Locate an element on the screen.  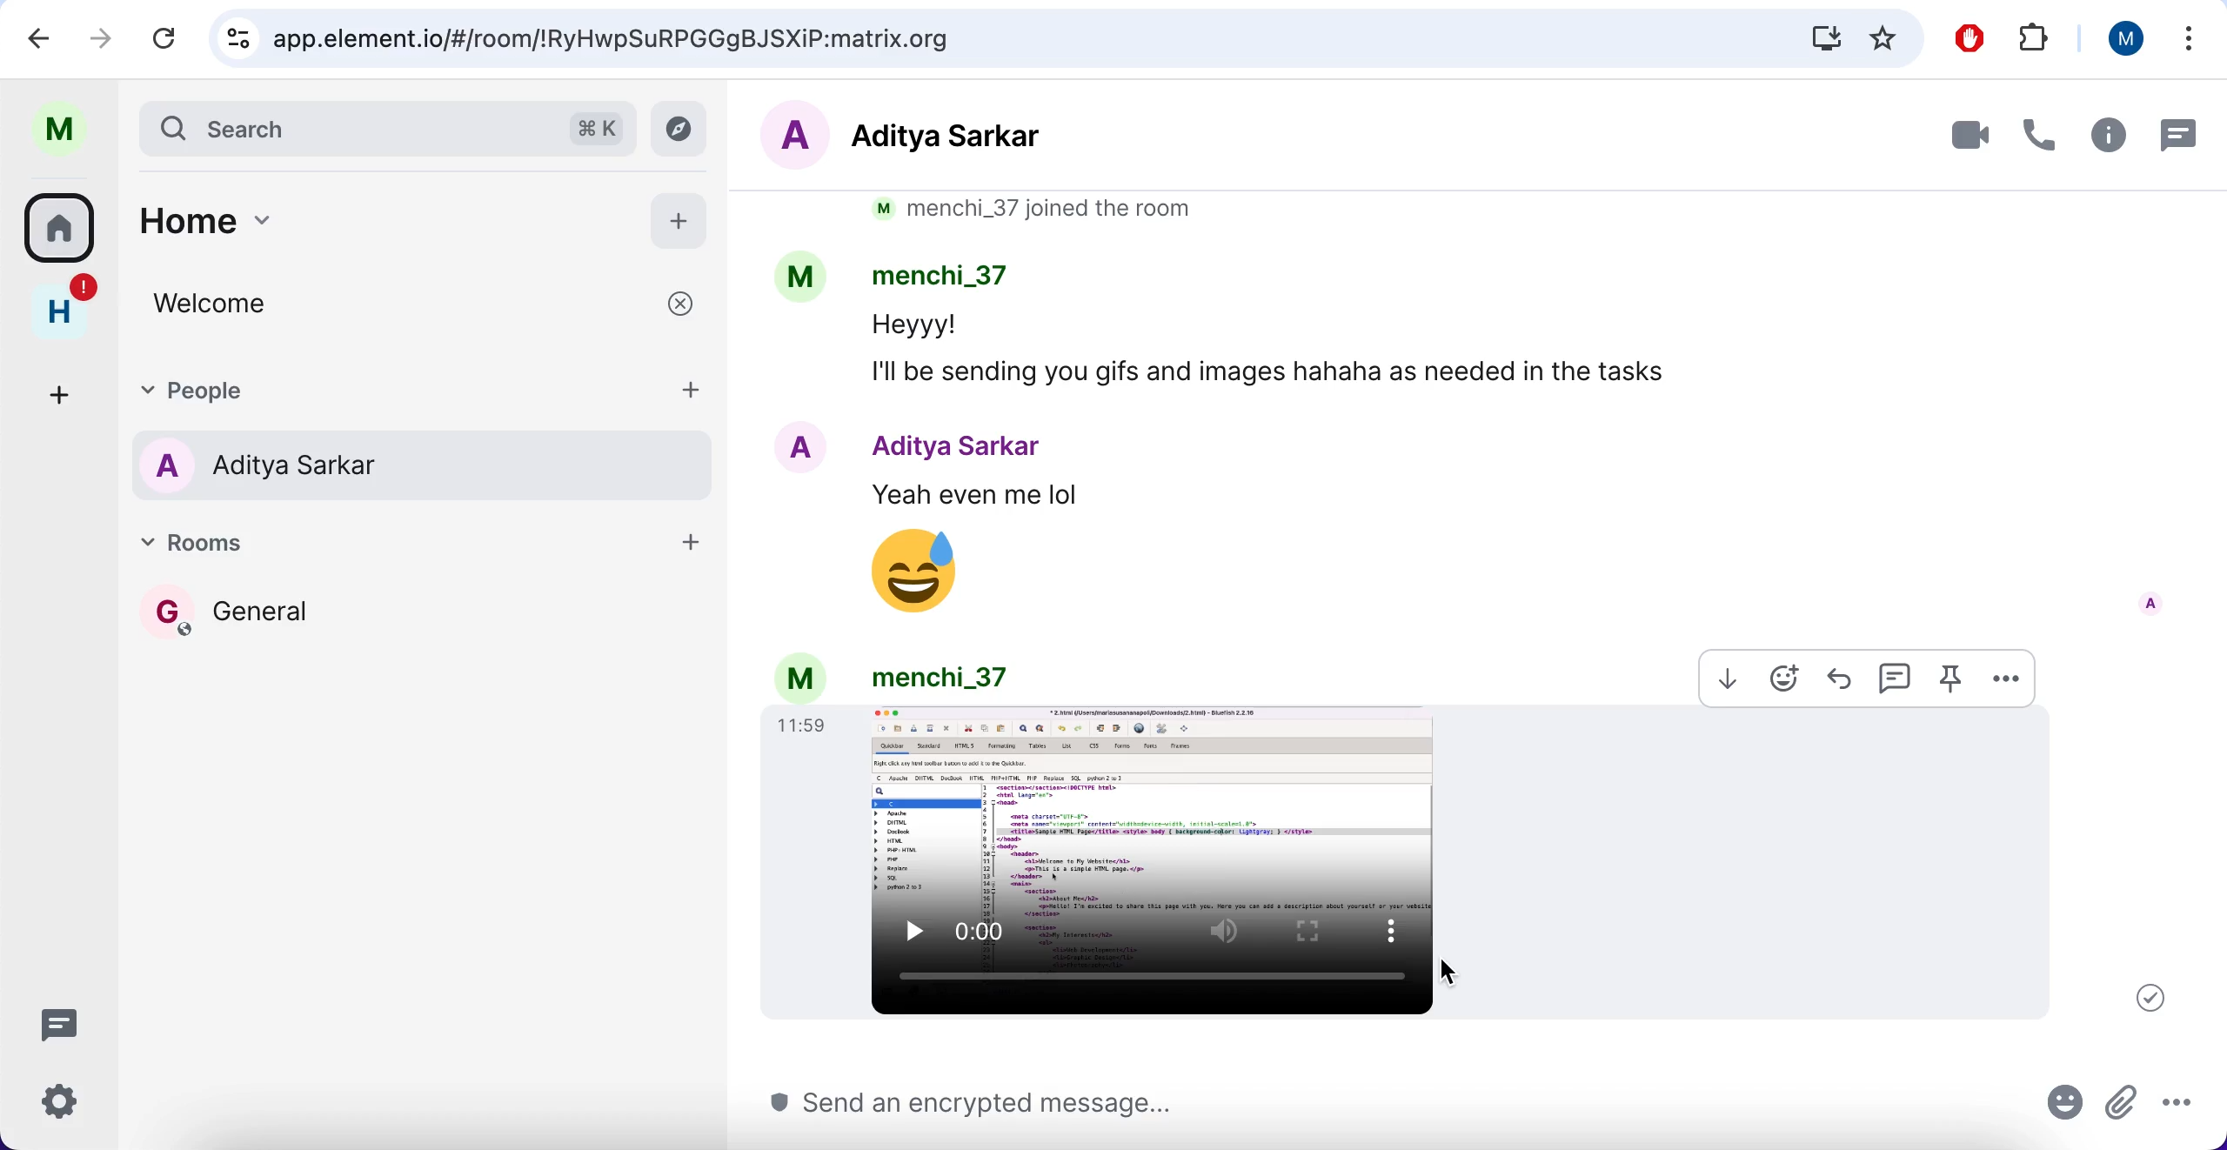
reply is located at coordinates (1837, 681).